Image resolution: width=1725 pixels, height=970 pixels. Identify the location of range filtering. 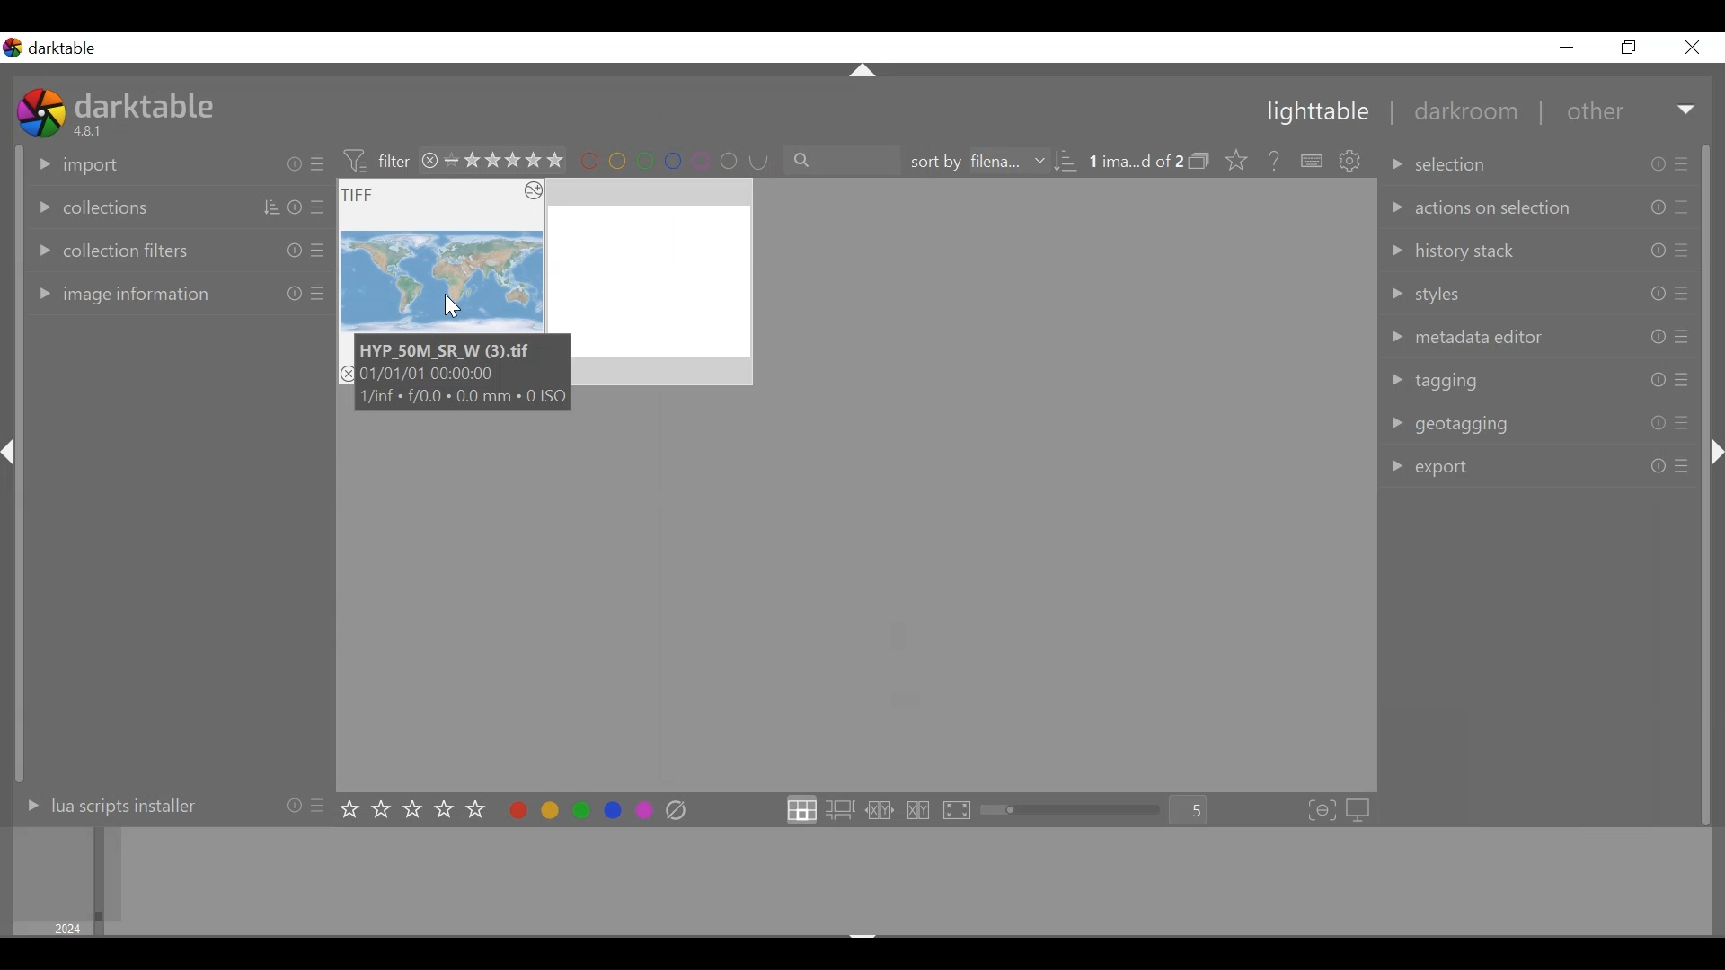
(491, 162).